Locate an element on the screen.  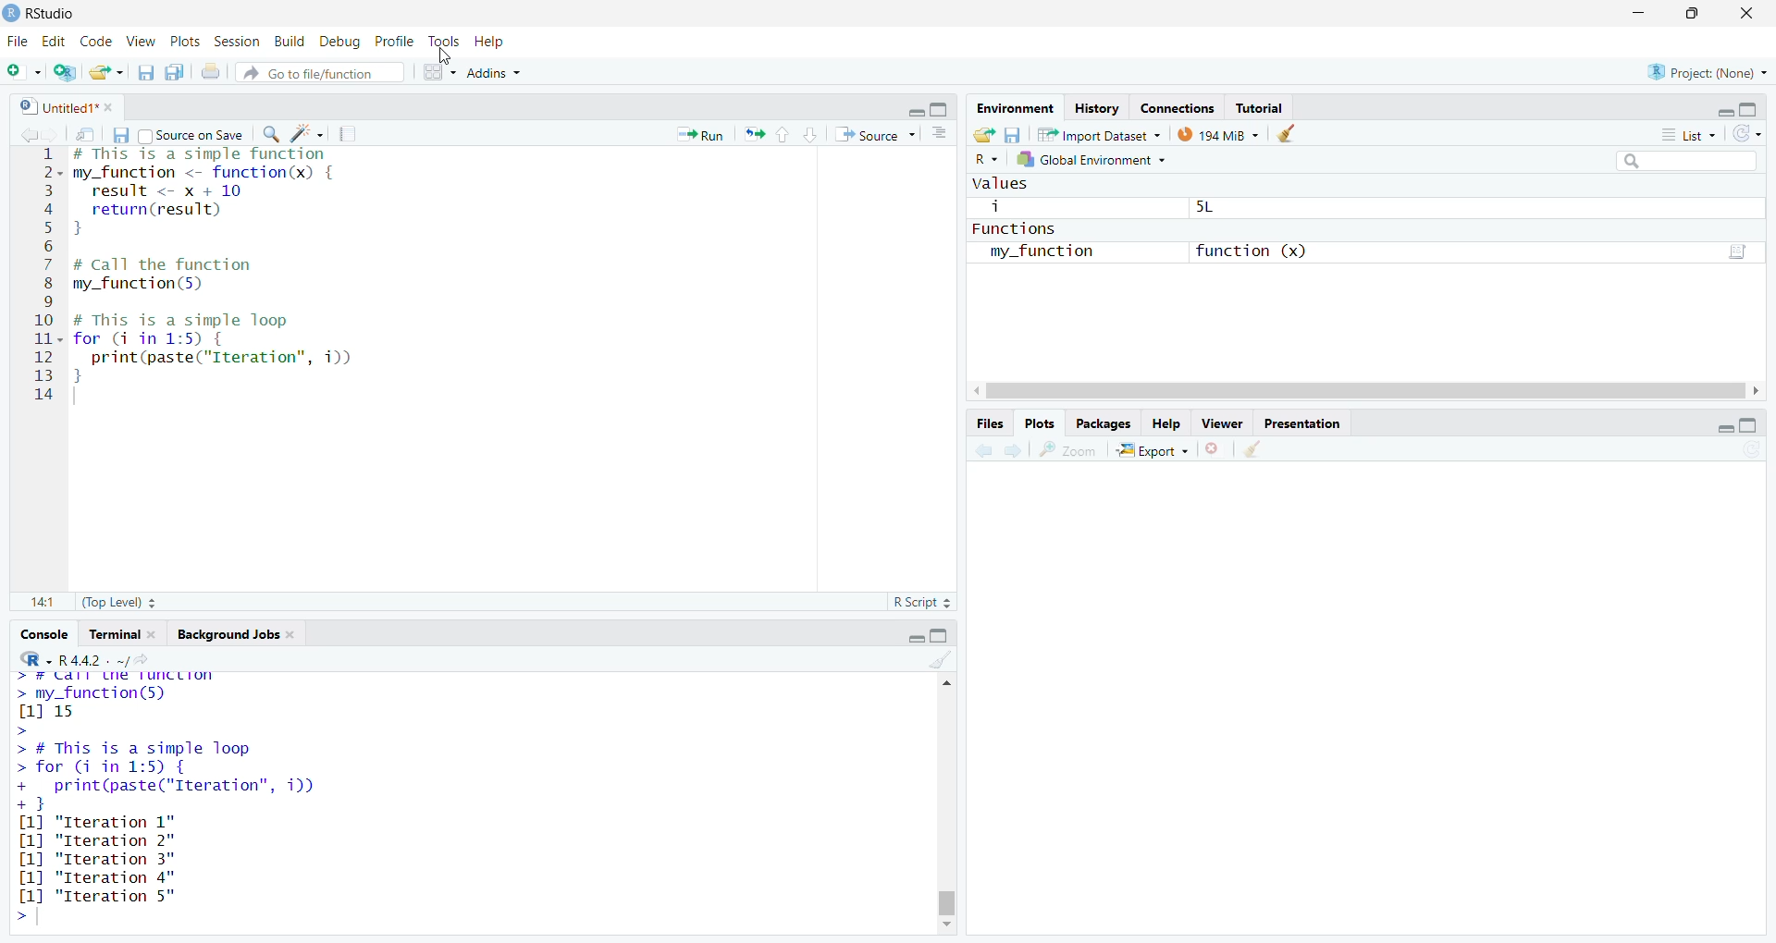
R 4.4.2 . ~/ is located at coordinates (94, 658).